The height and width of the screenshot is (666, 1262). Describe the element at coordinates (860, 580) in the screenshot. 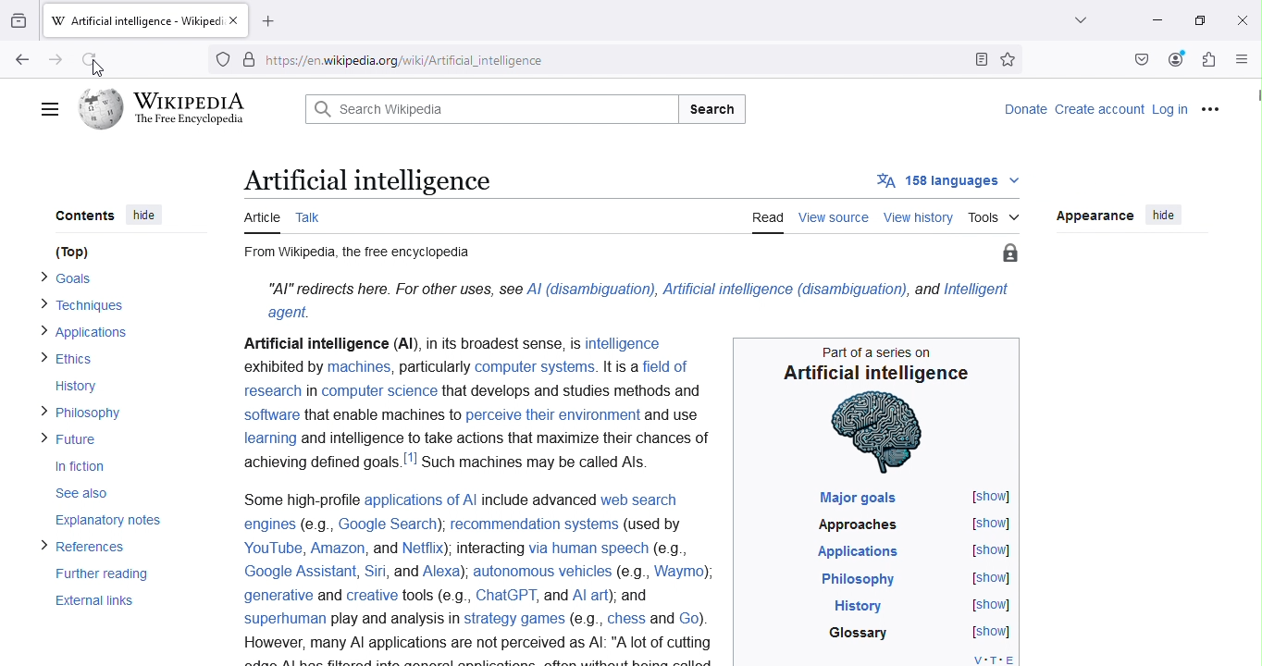

I see `Philosophy` at that location.